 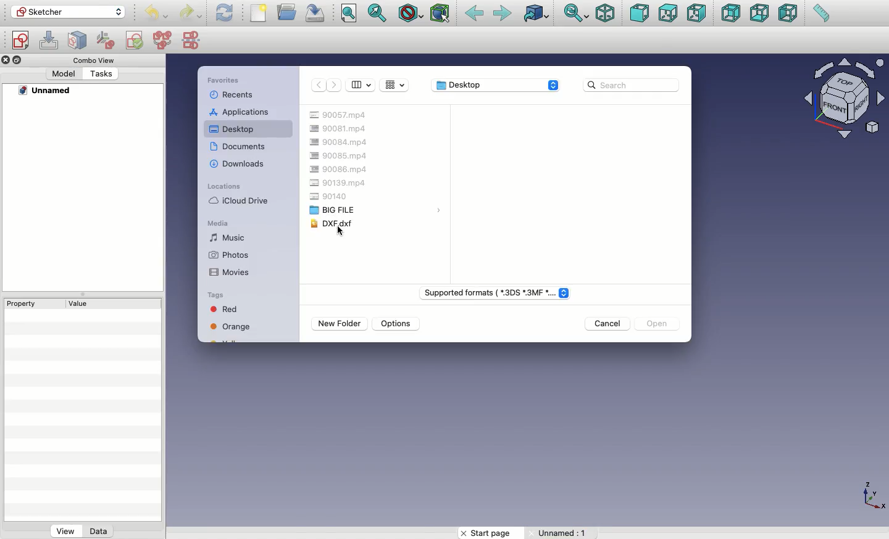 What do you see at coordinates (874, 498) in the screenshot?
I see `Axis` at bounding box center [874, 498].